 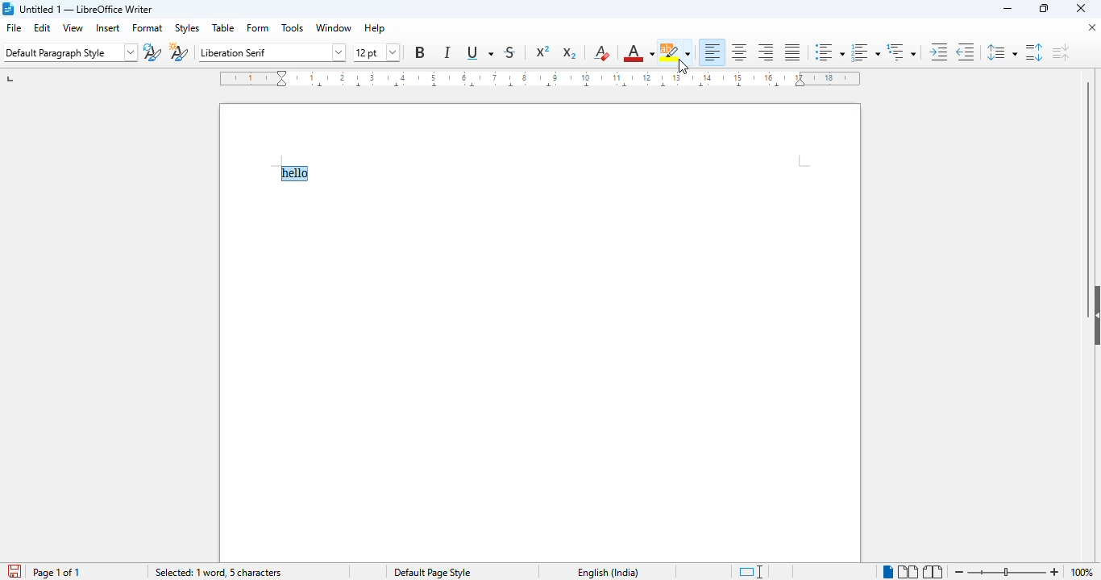 I want to click on decrease paragraph spacing, so click(x=1061, y=52).